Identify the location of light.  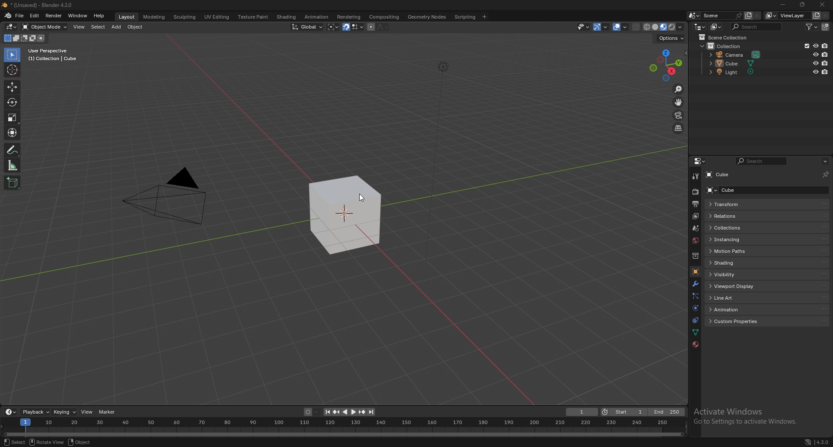
(739, 72).